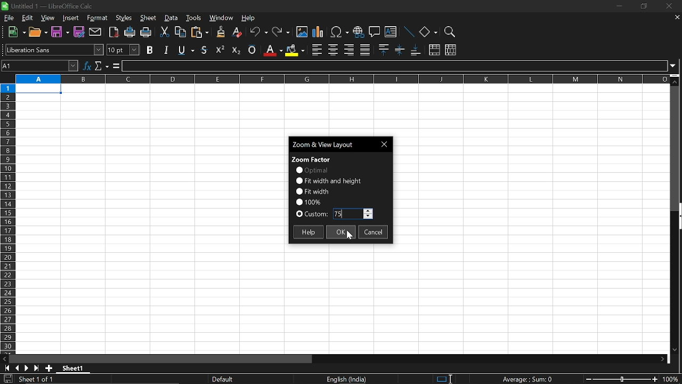 Image resolution: width=682 pixels, height=384 pixels. I want to click on sheet, so click(149, 19).